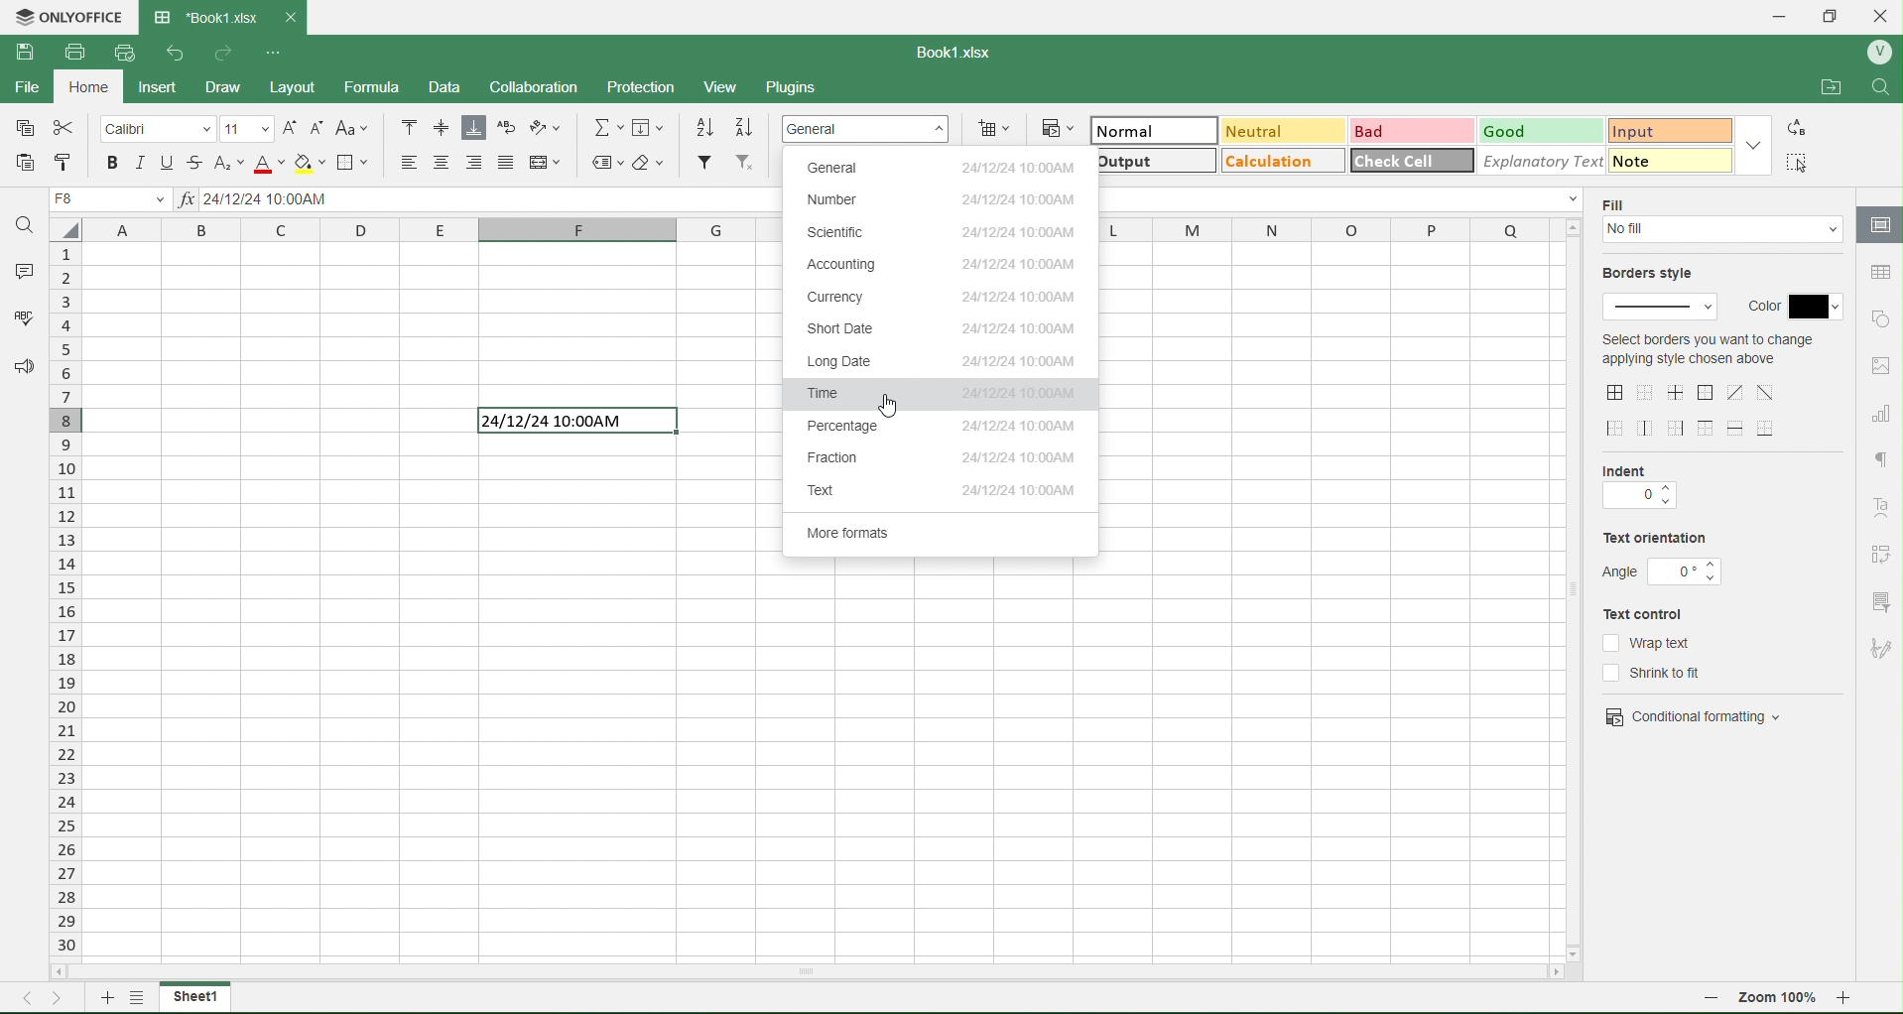 The width and height of the screenshot is (1903, 1014). I want to click on Long Date, so click(935, 361).